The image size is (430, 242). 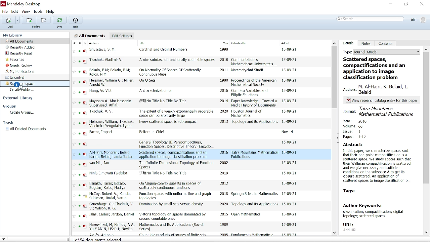 What do you see at coordinates (366, 43) in the screenshot?
I see `Notes` at bounding box center [366, 43].